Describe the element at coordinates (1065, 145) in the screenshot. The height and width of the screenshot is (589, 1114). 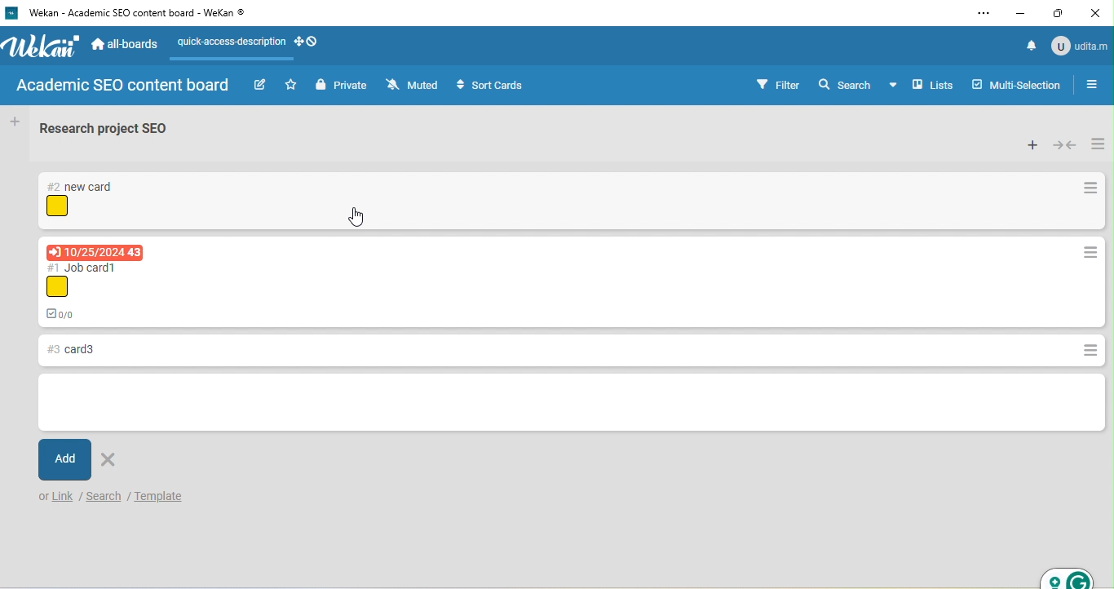
I see `collapse` at that location.